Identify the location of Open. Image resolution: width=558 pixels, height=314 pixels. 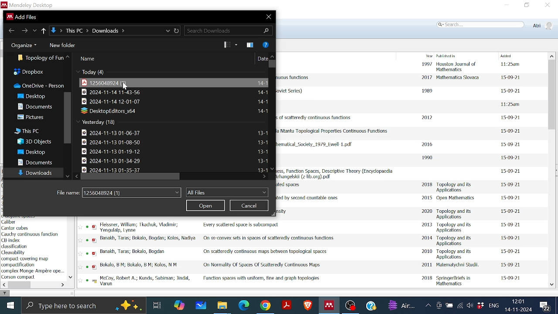
(205, 205).